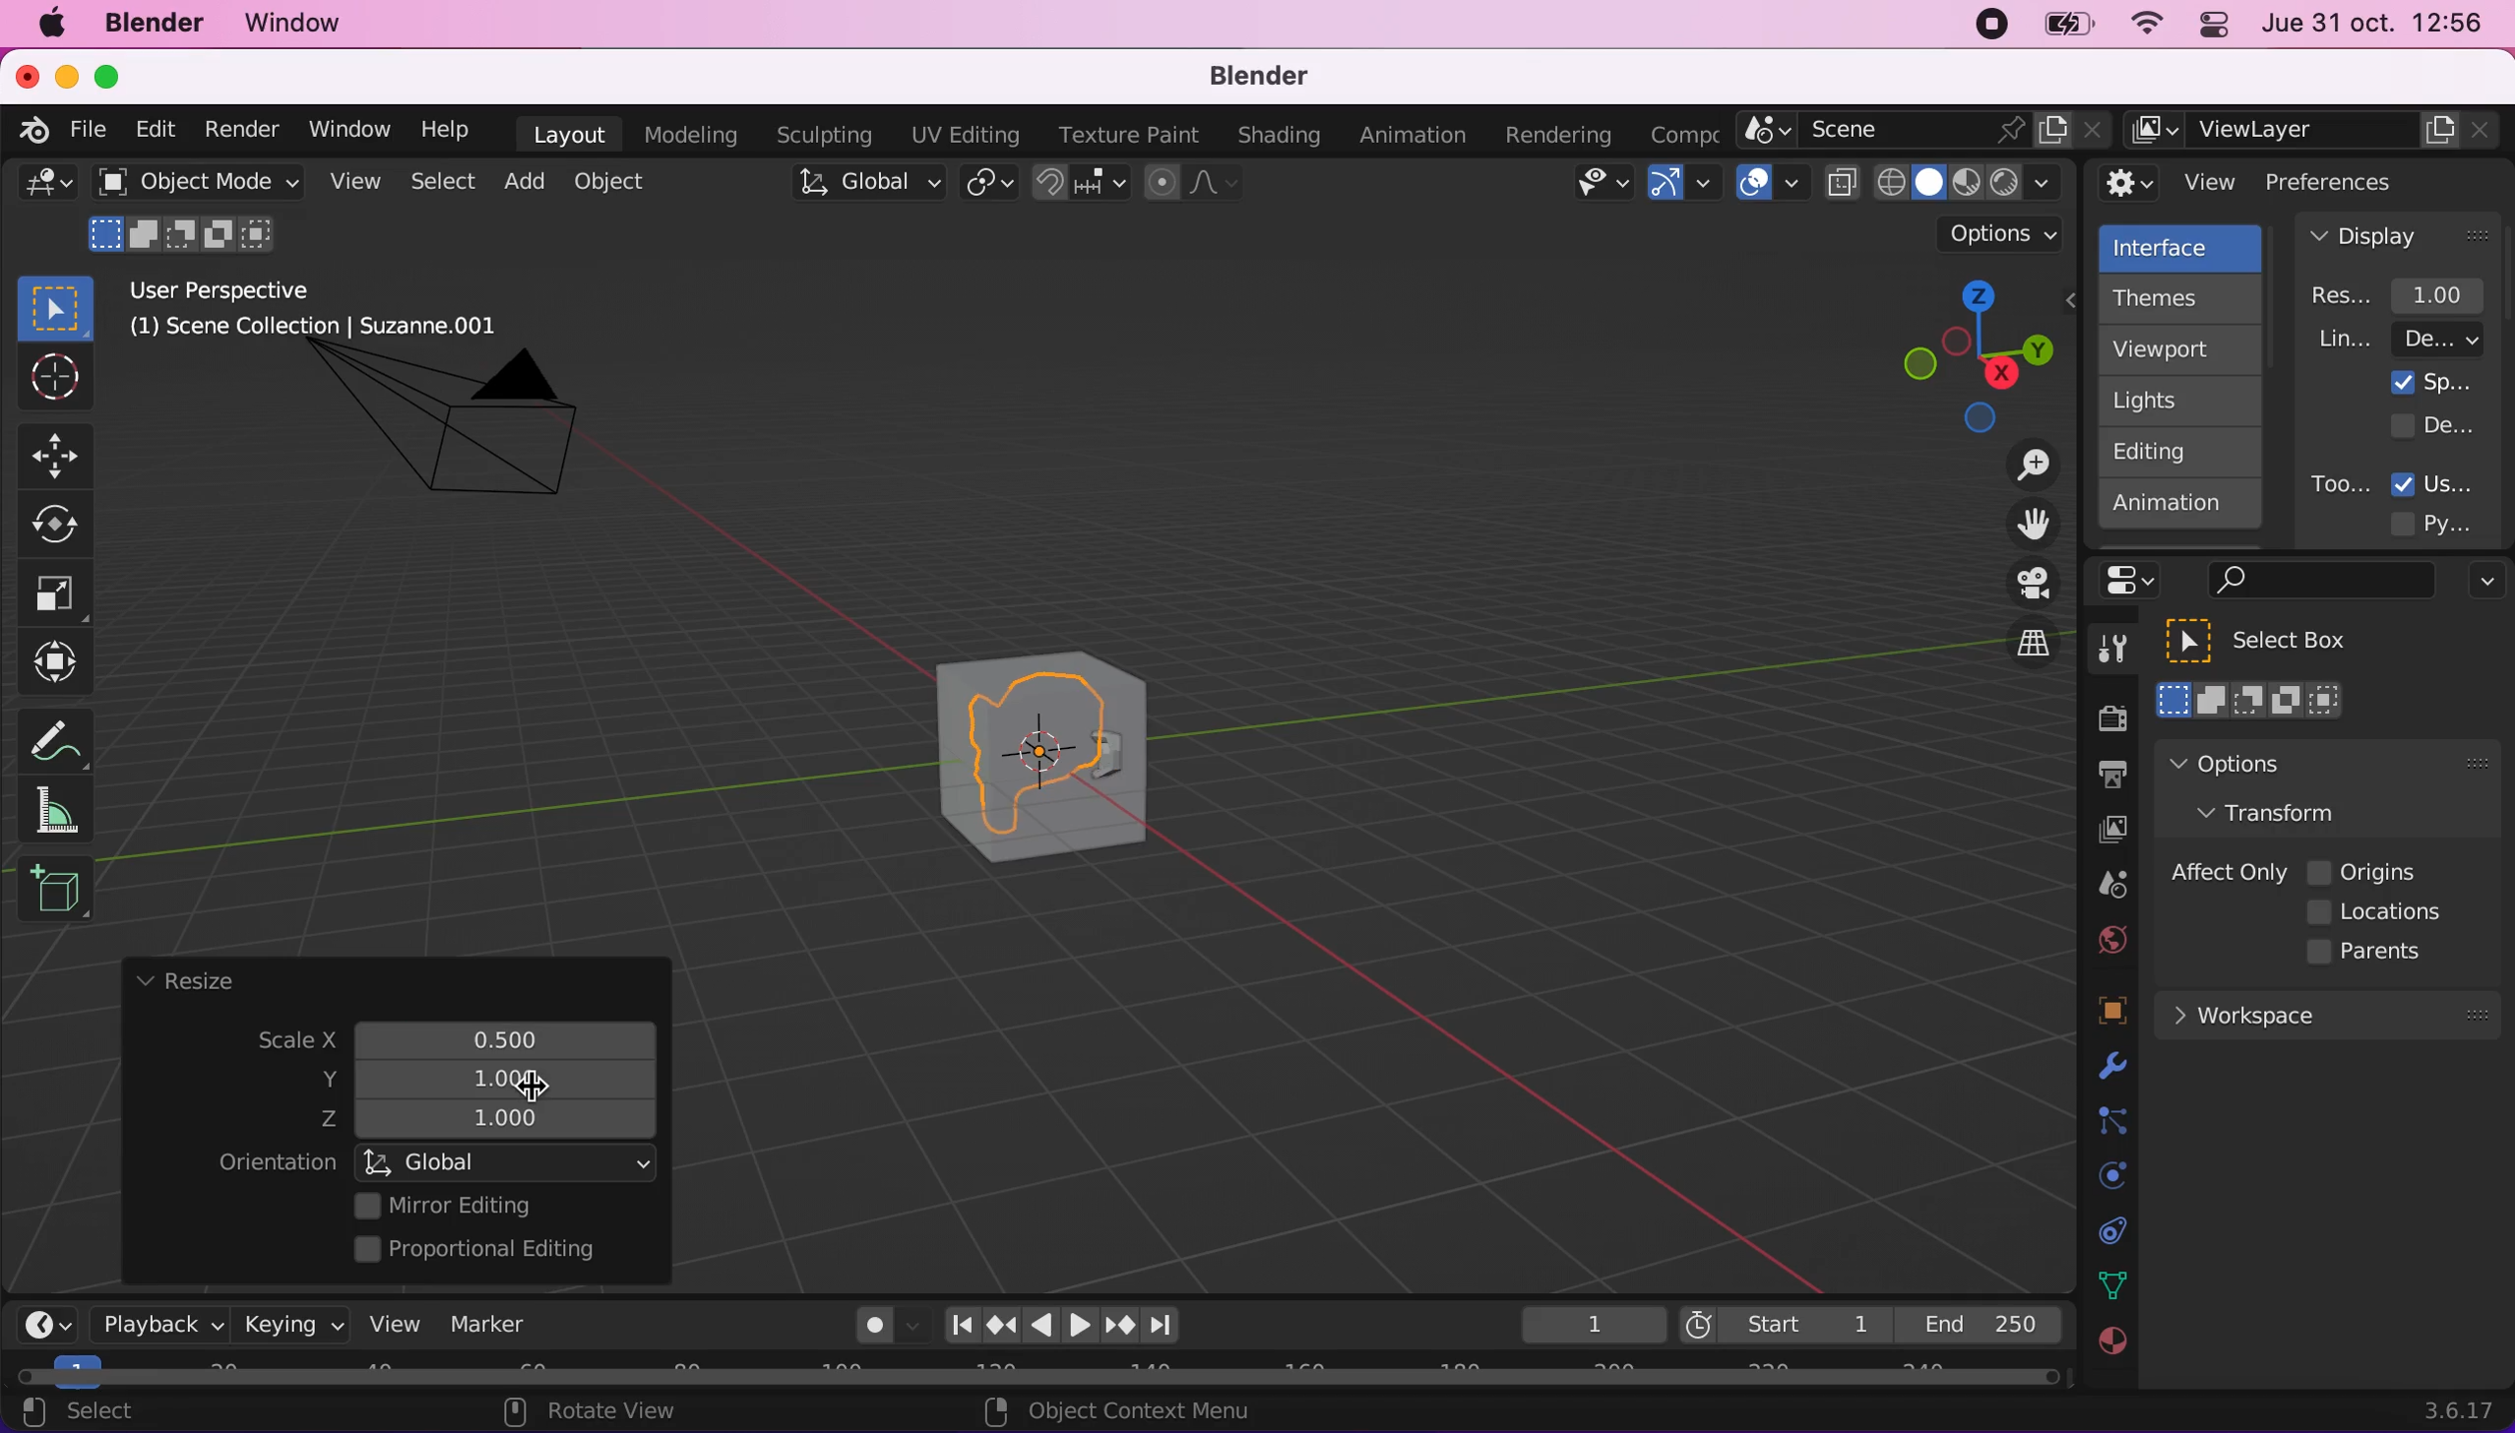 Image resolution: width=2515 pixels, height=1433 pixels. Describe the element at coordinates (27, 127) in the screenshot. I see `blender` at that location.